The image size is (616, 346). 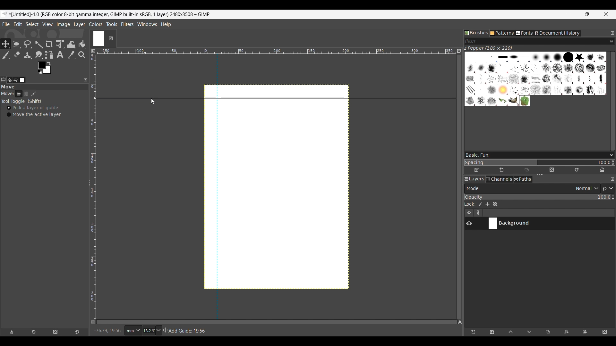 What do you see at coordinates (274, 51) in the screenshot?
I see `Horizontal euler` at bounding box center [274, 51].